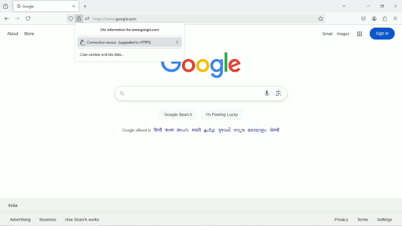  Describe the element at coordinates (86, 18) in the screenshot. I see `You have granted this website additional permissions` at that location.